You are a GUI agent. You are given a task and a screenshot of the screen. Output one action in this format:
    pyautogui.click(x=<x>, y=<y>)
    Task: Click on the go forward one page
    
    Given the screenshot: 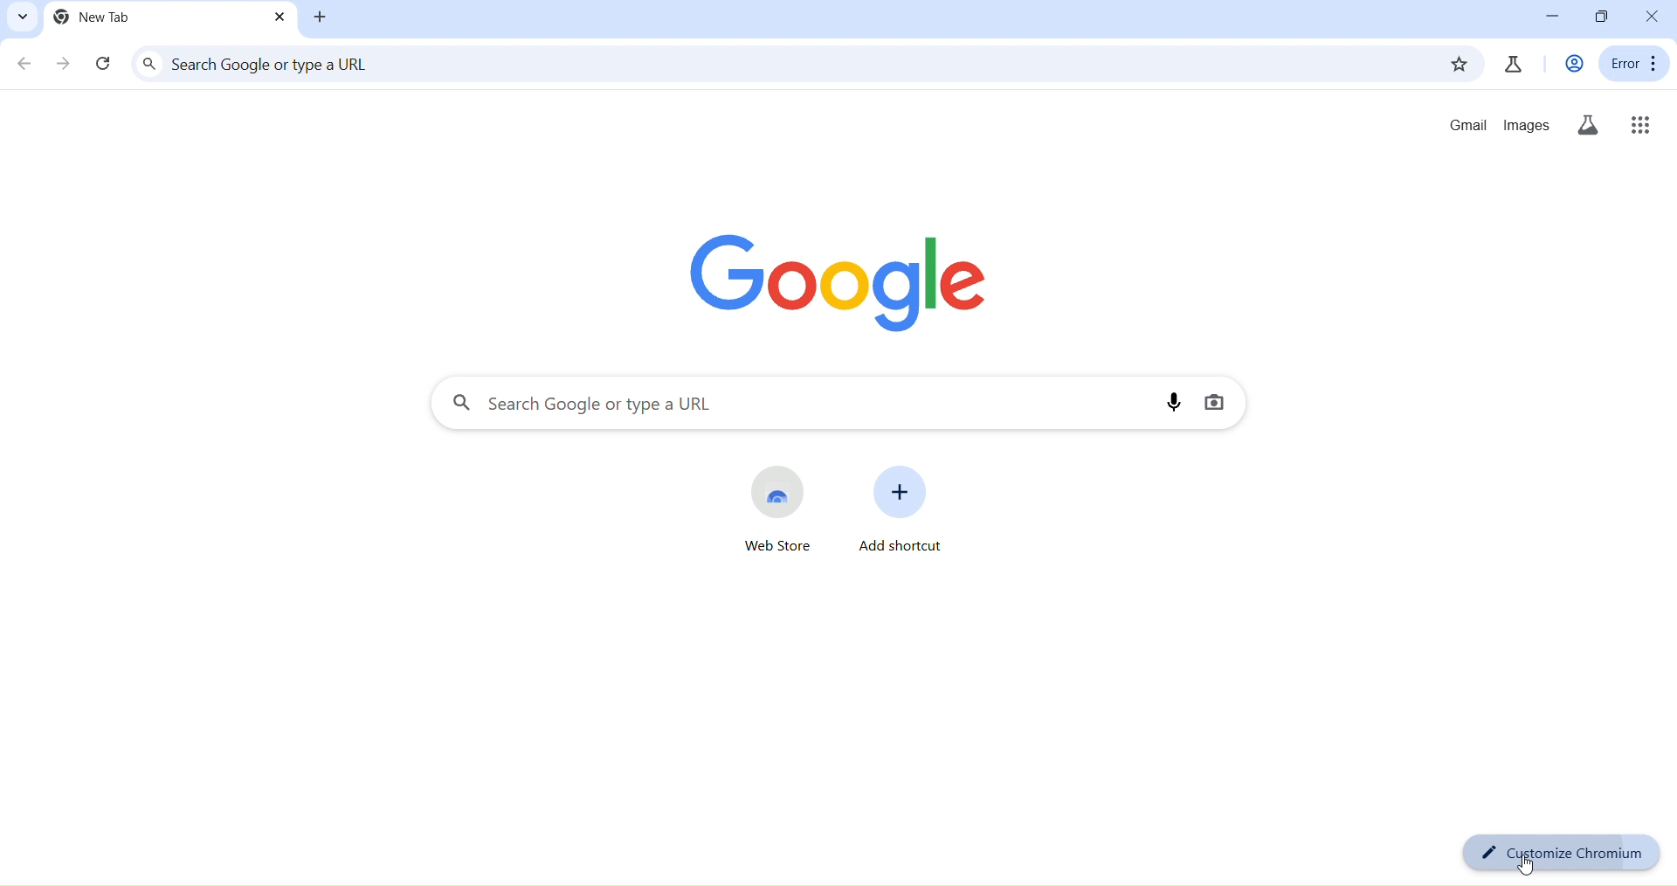 What is the action you would take?
    pyautogui.click(x=66, y=65)
    